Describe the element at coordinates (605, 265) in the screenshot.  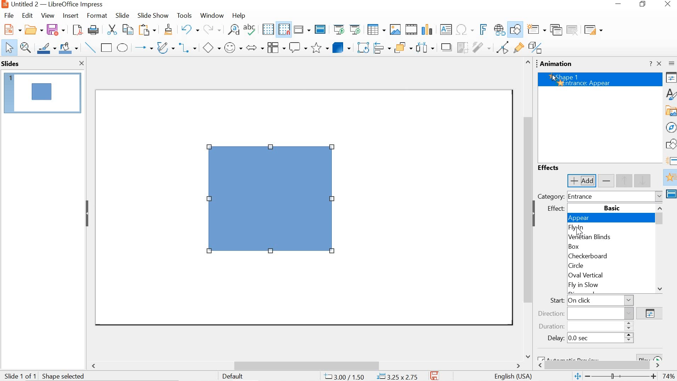
I see `circle` at that location.